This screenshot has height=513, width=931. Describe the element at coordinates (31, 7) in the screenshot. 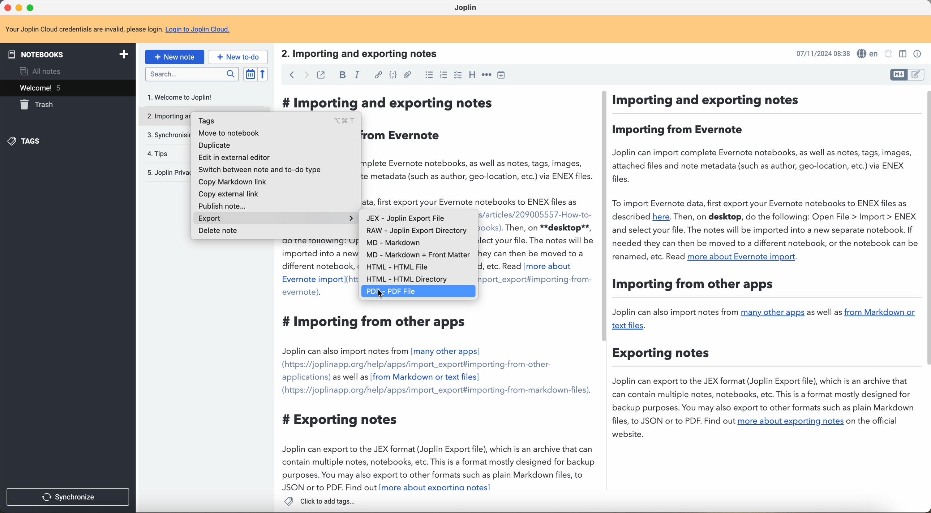

I see `maximize` at that location.